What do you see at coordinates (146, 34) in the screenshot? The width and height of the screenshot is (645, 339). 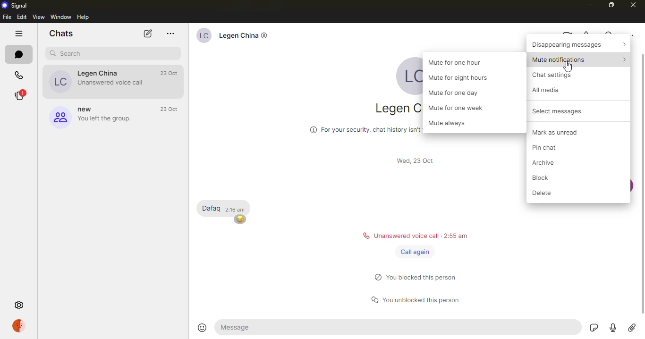 I see `new chat` at bounding box center [146, 34].